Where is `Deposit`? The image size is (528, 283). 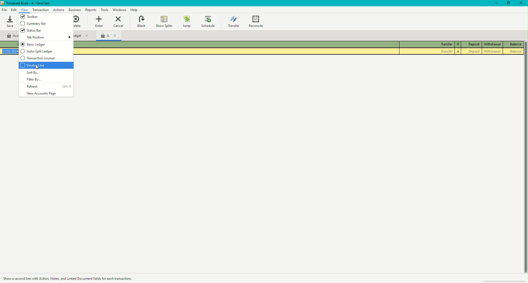 Deposit is located at coordinates (472, 51).